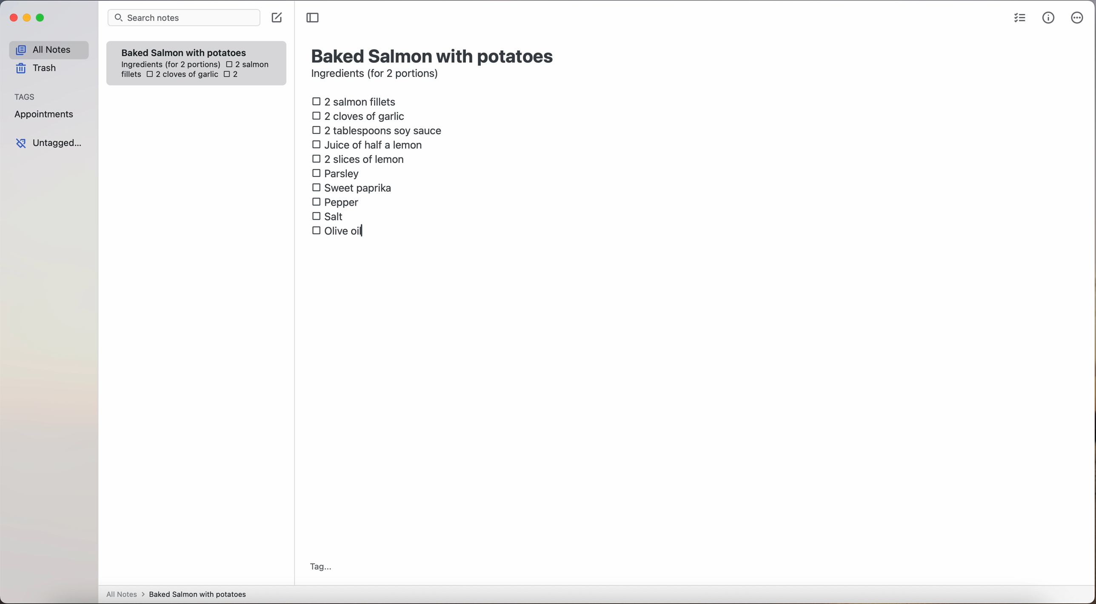 The height and width of the screenshot is (604, 1096). I want to click on 2 cloves of garlic, so click(361, 115).